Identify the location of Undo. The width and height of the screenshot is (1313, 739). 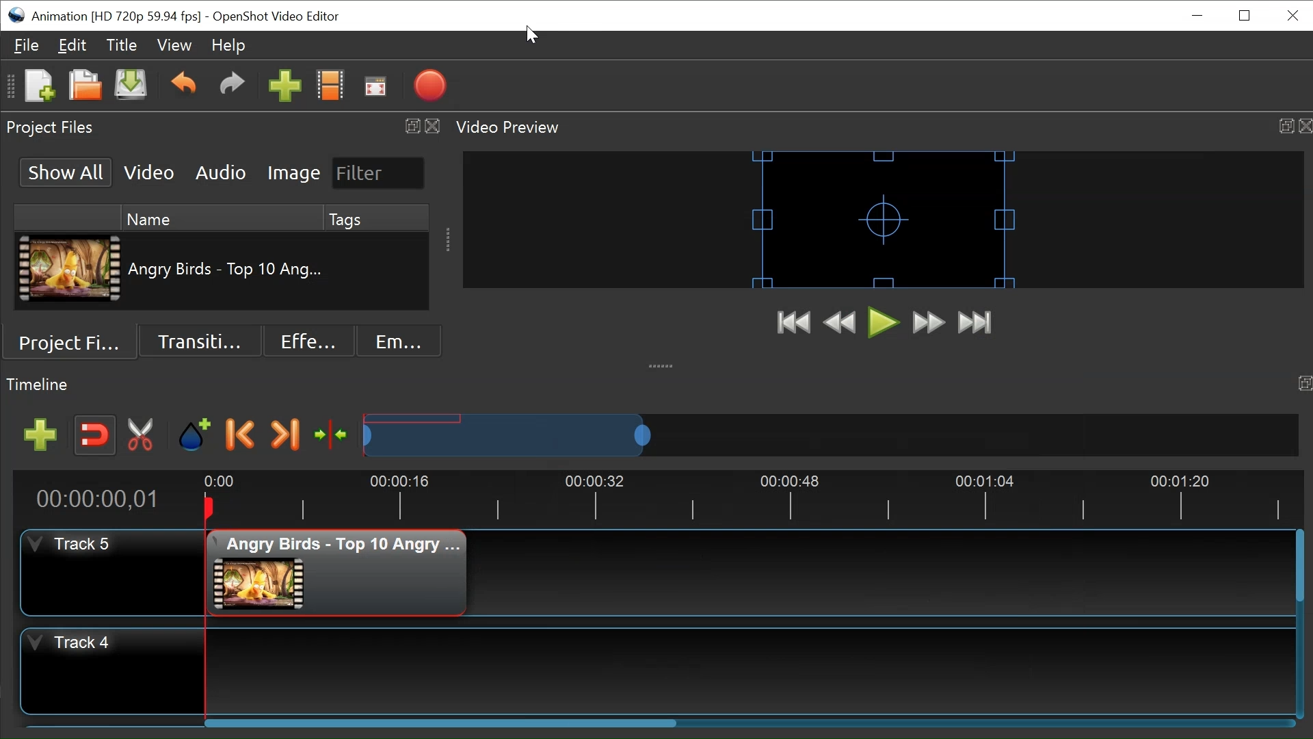
(183, 87).